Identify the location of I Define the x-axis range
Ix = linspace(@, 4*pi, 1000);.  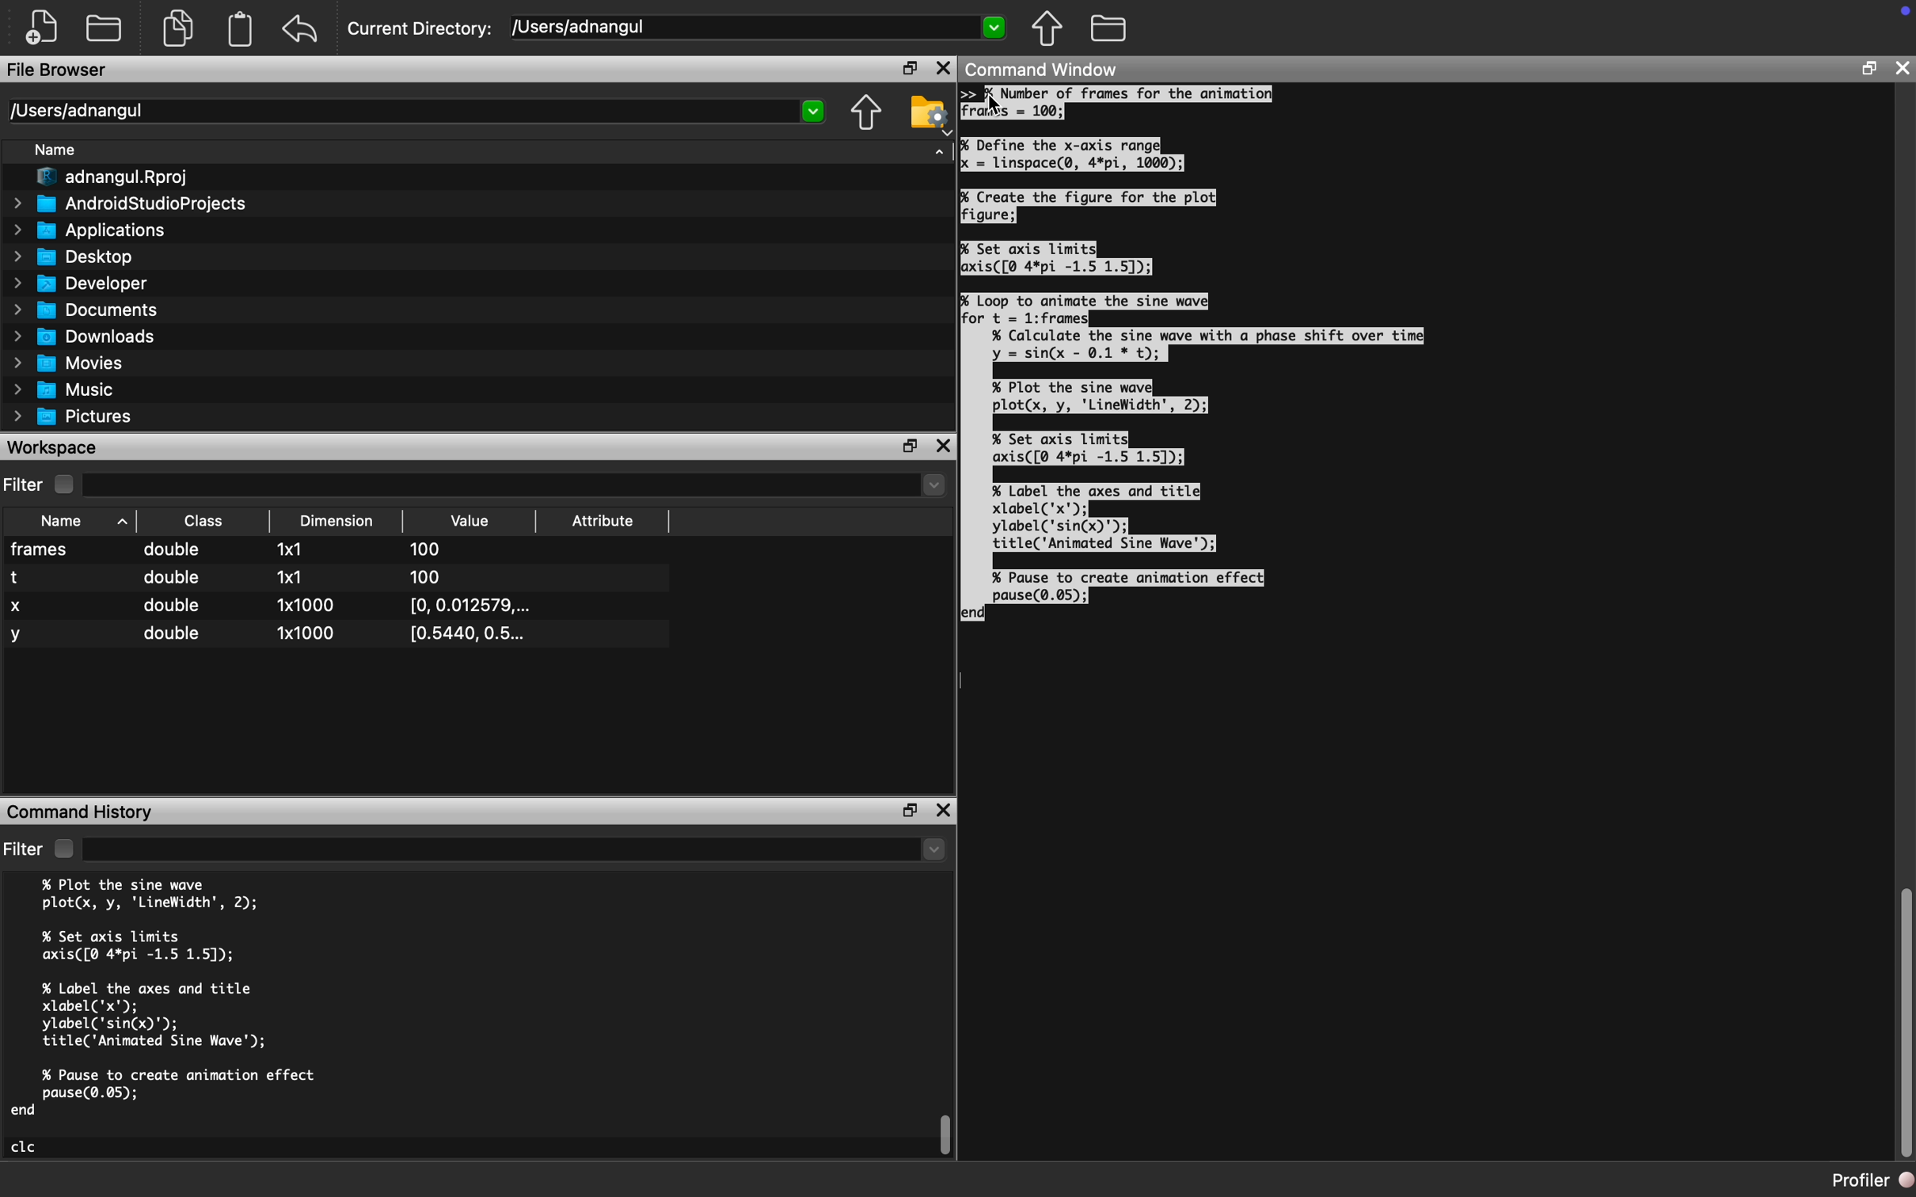
(1075, 154).